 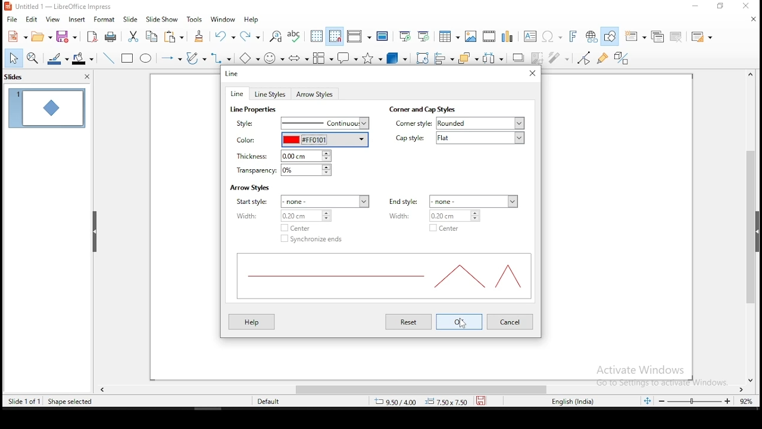 What do you see at coordinates (252, 20) in the screenshot?
I see `help` at bounding box center [252, 20].